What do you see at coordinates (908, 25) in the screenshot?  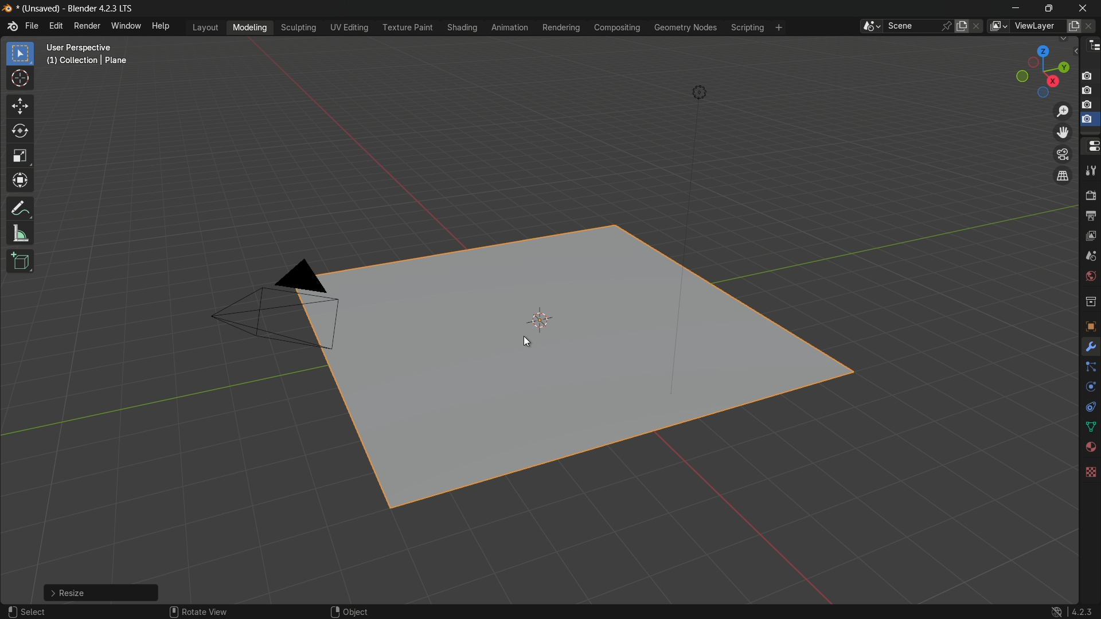 I see `scene name` at bounding box center [908, 25].